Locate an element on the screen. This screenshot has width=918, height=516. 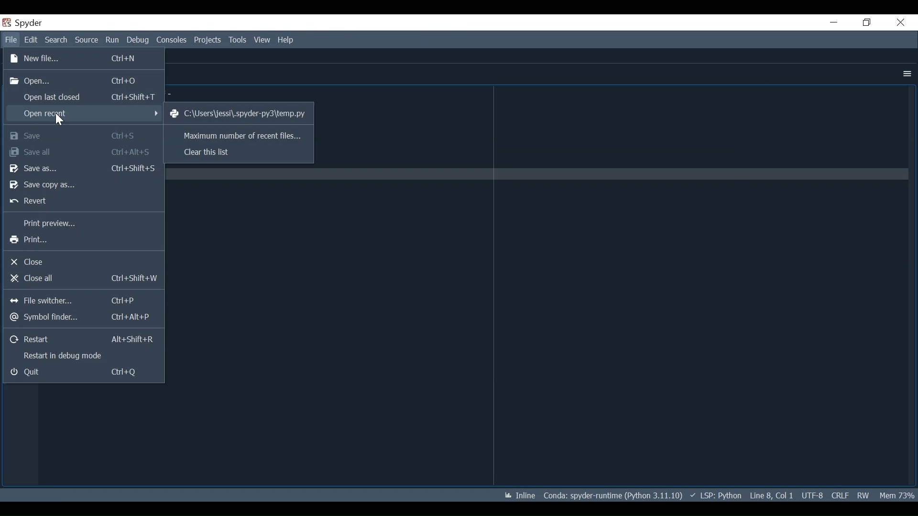
Cursor is located at coordinates (59, 120).